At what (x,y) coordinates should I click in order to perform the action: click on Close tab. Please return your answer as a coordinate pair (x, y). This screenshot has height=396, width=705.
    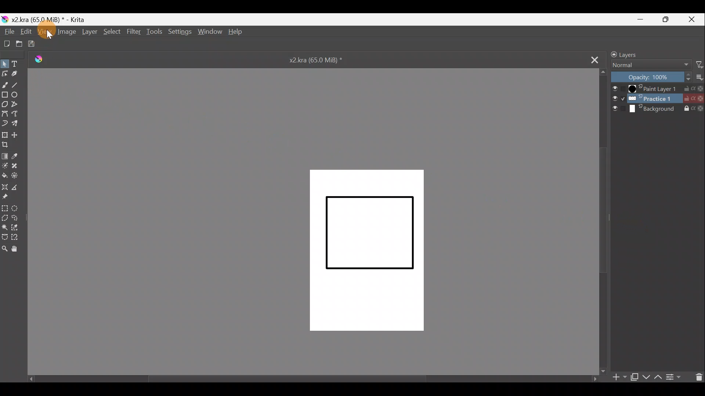
    Looking at the image, I should click on (589, 59).